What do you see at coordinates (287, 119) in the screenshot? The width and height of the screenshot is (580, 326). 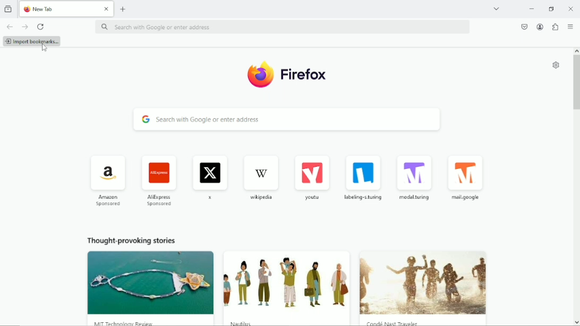 I see `Search bar` at bounding box center [287, 119].